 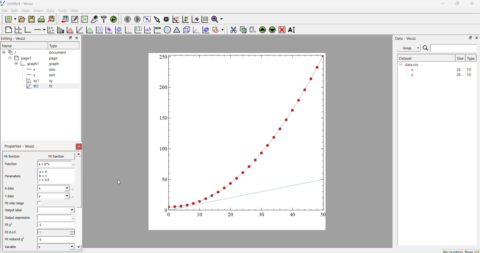 What do you see at coordinates (217, 29) in the screenshot?
I see `Add Shape` at bounding box center [217, 29].